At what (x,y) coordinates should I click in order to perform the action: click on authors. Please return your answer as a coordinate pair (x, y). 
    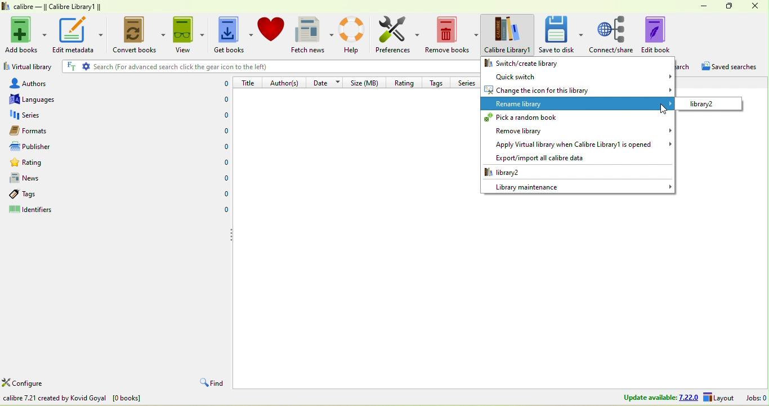
    Looking at the image, I should click on (39, 83).